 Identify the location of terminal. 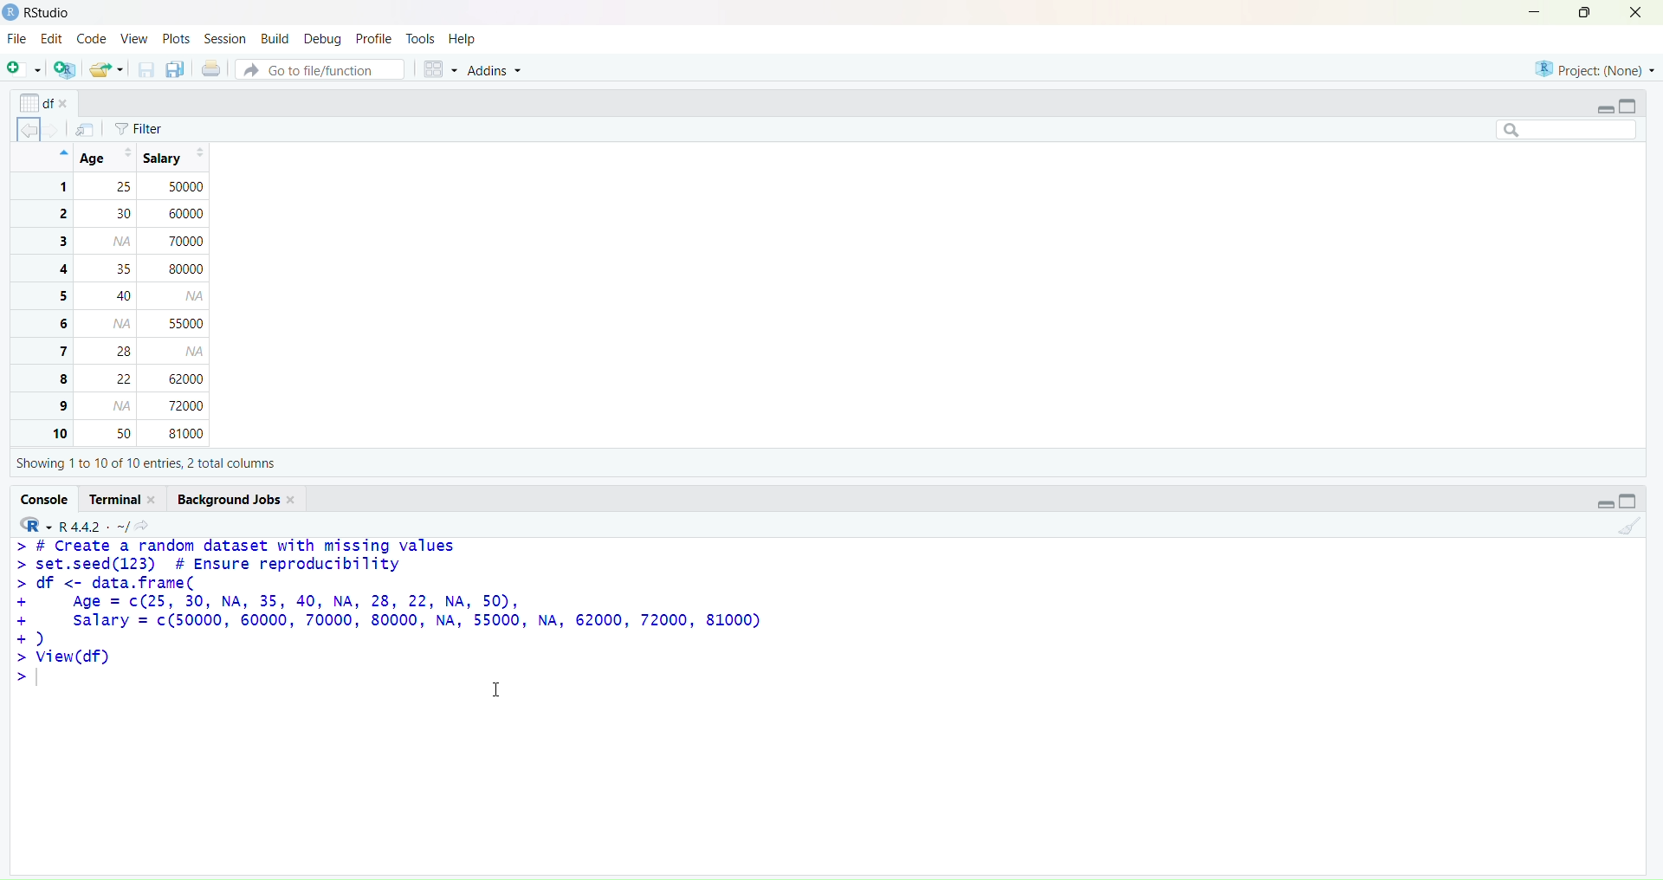
(123, 499).